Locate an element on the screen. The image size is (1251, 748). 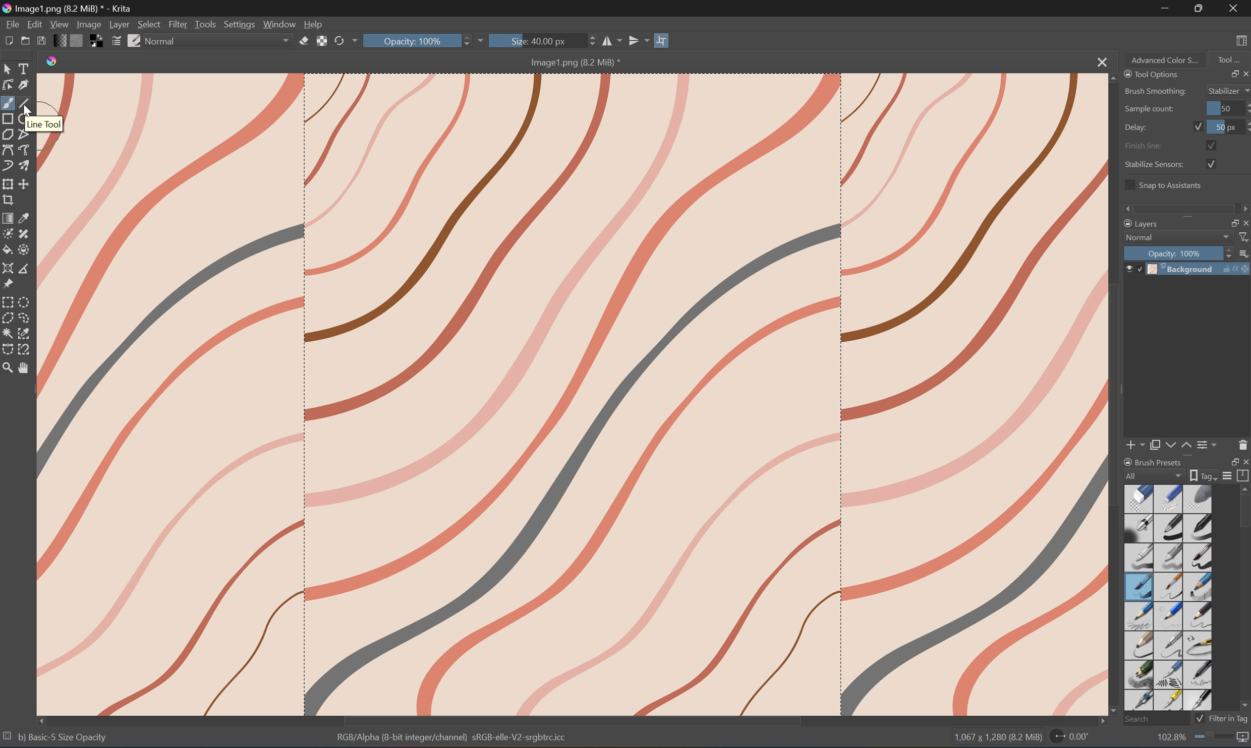
Restore Down is located at coordinates (1202, 8).